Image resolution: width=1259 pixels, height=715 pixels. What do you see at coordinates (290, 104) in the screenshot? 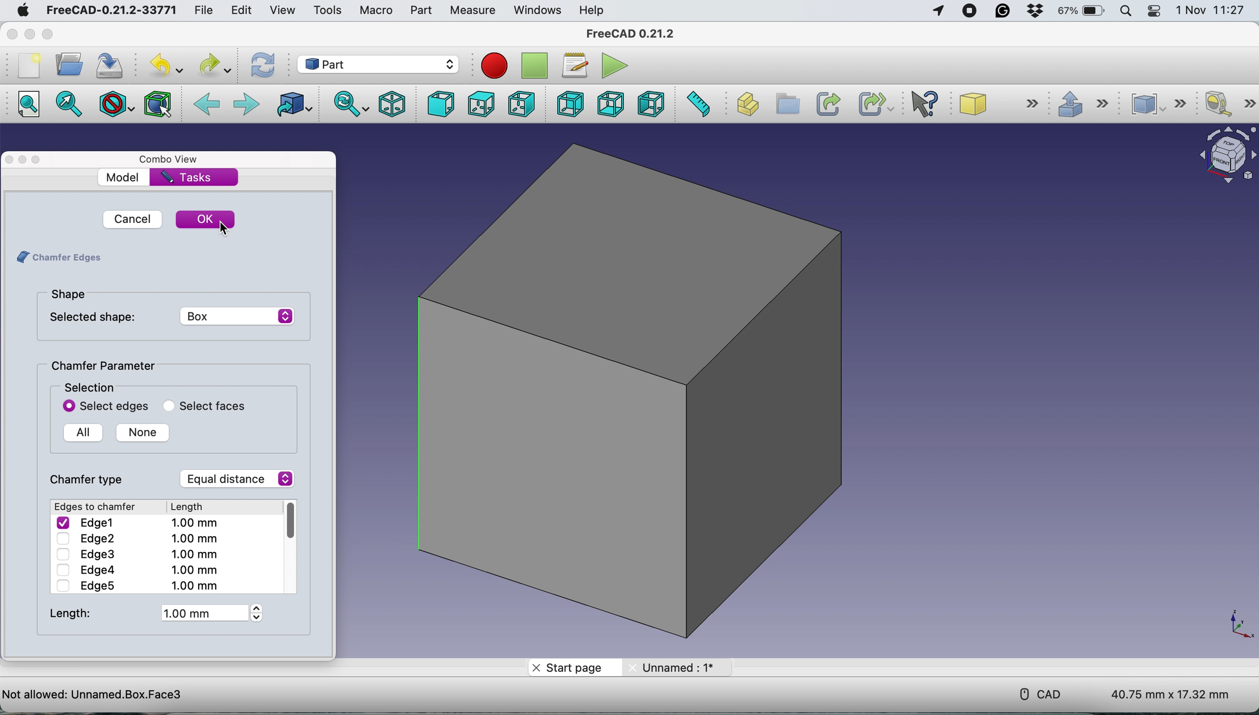
I see `go to linked object` at bounding box center [290, 104].